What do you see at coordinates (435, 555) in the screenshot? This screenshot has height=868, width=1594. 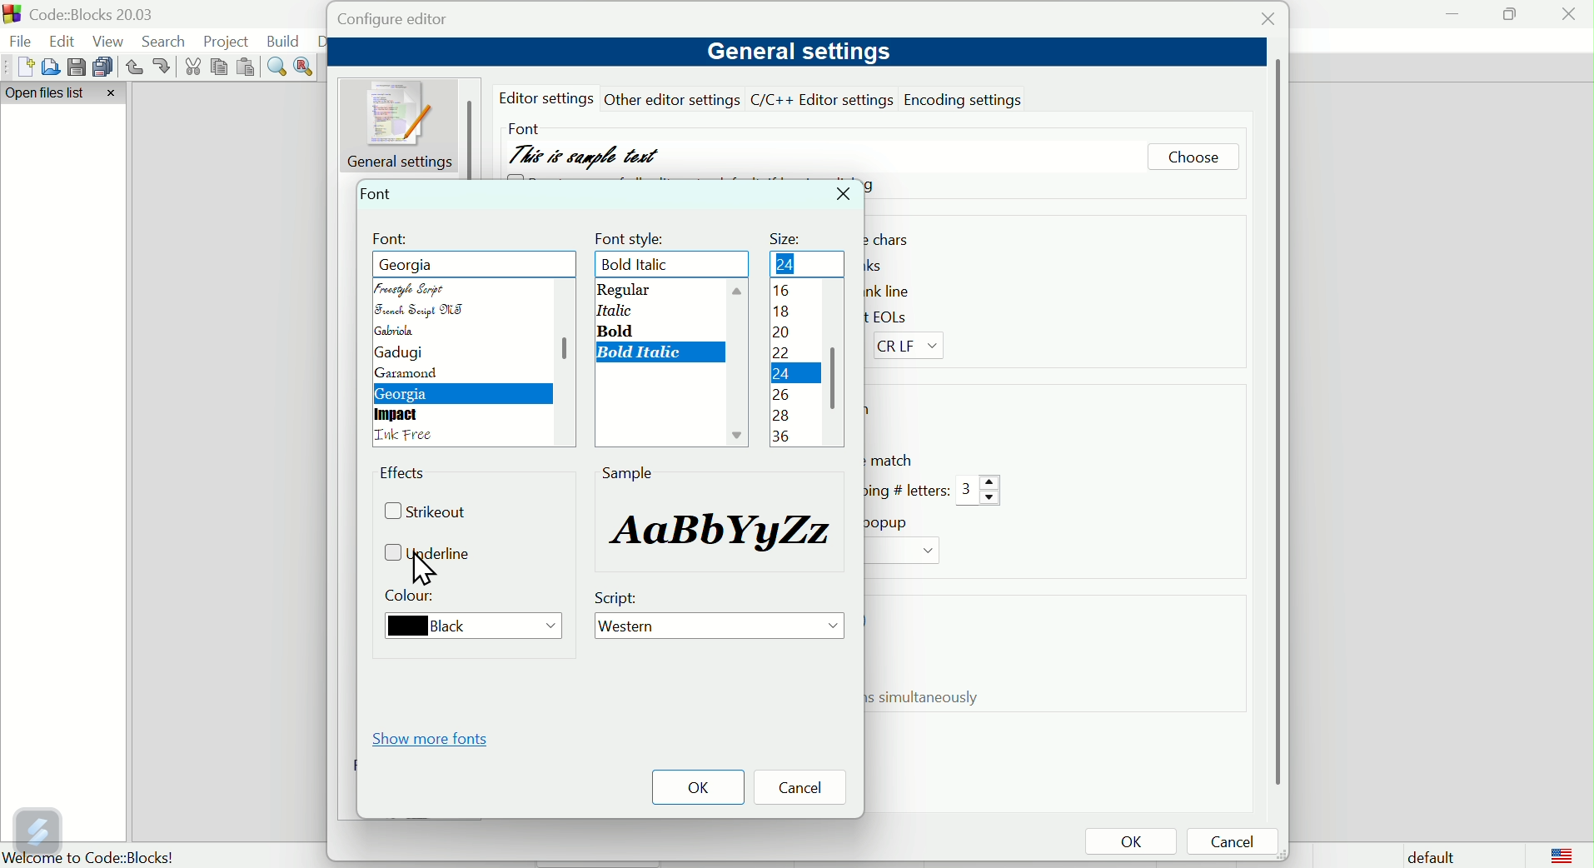 I see `Underline` at bounding box center [435, 555].